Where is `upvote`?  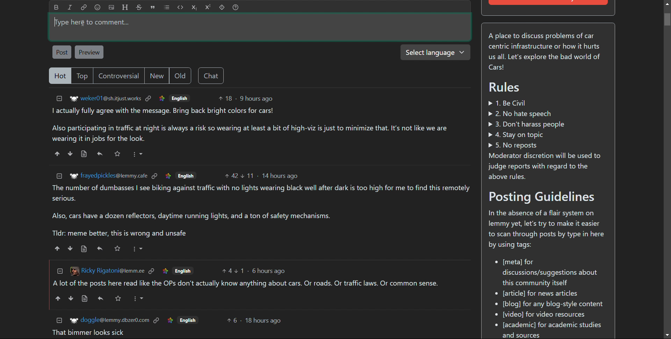
upvote is located at coordinates (58, 248).